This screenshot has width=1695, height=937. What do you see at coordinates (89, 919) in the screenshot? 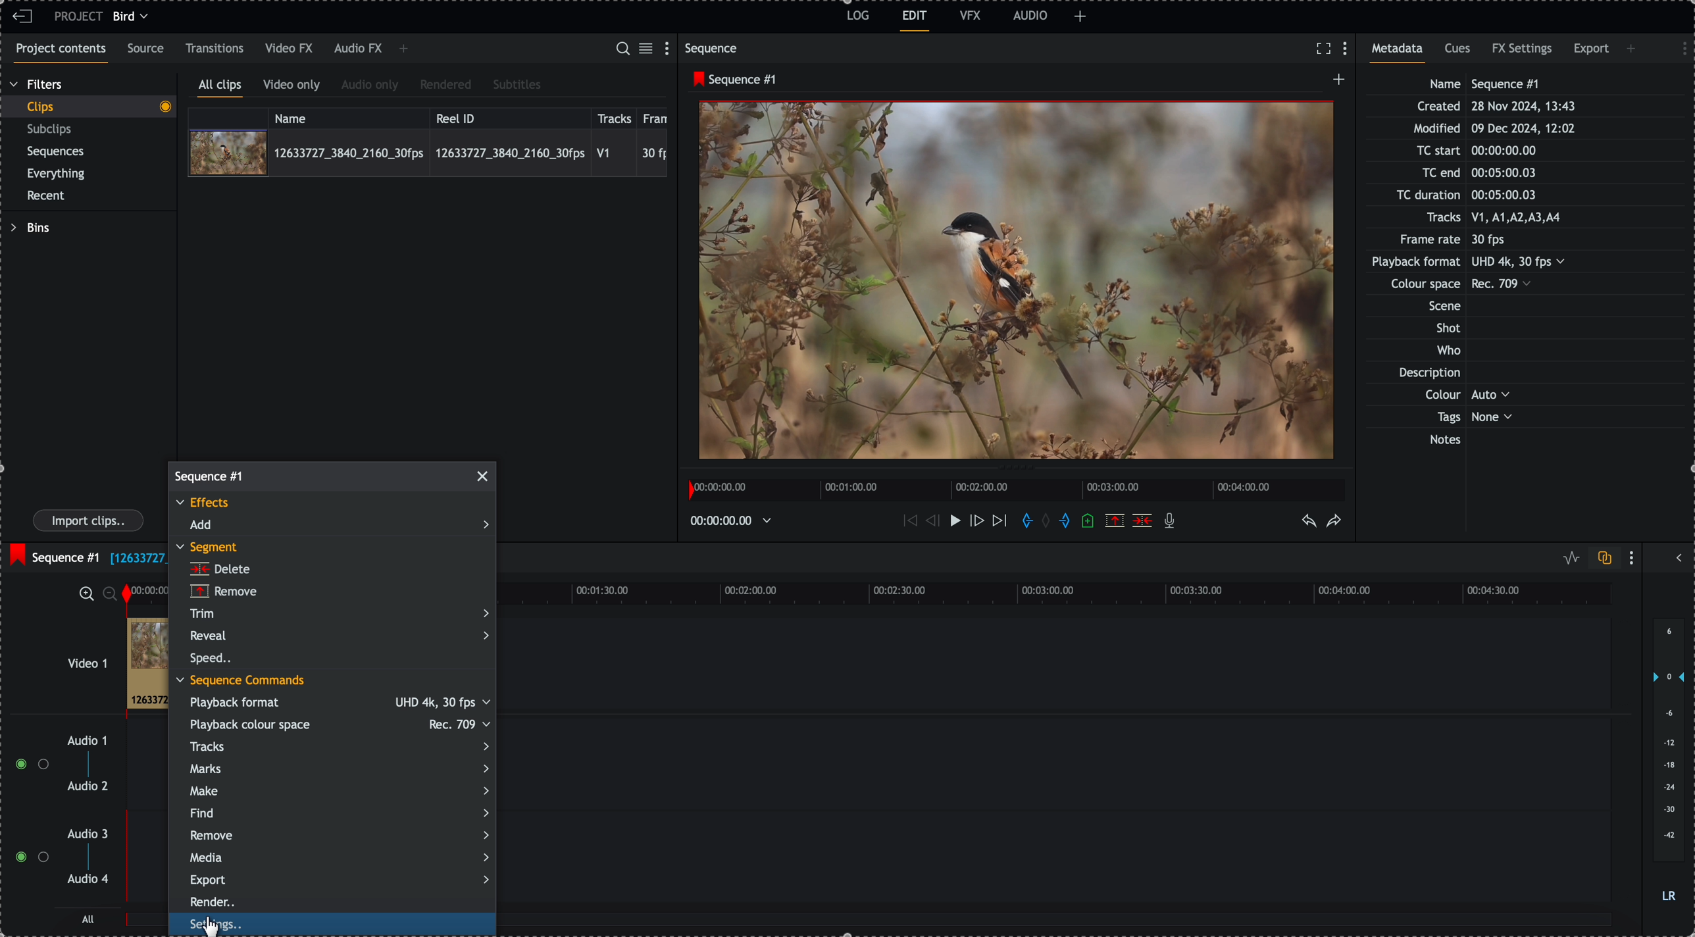
I see `all` at bounding box center [89, 919].